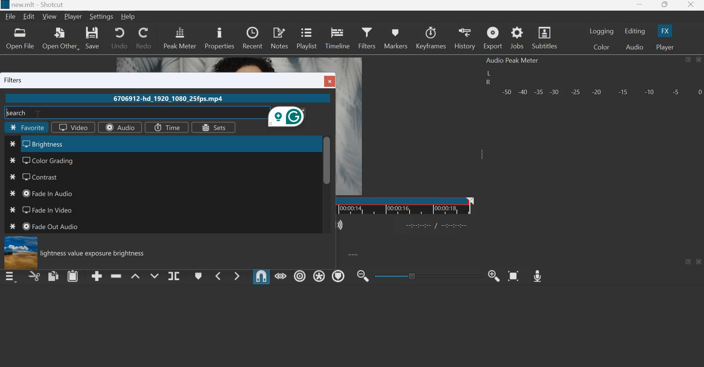 The height and width of the screenshot is (367, 704). I want to click on Color, so click(603, 48).